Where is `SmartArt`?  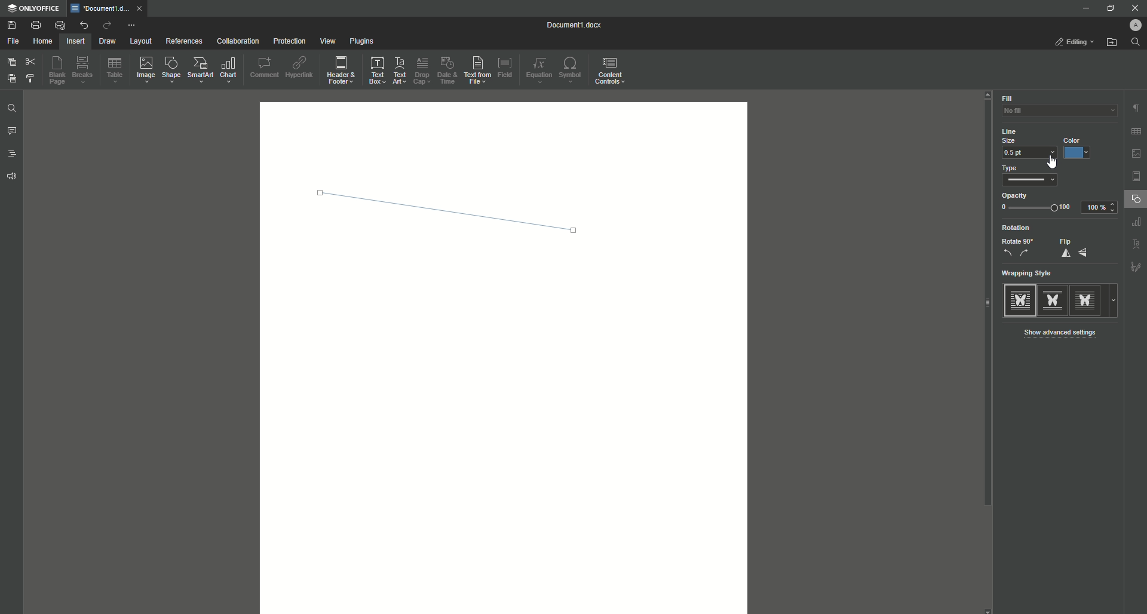
SmartArt is located at coordinates (201, 70).